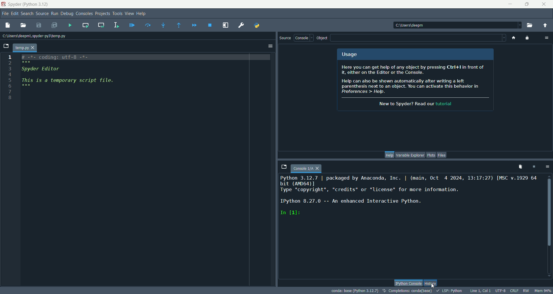 The image size is (553, 294). Describe the element at coordinates (410, 155) in the screenshot. I see `variable explorer` at that location.